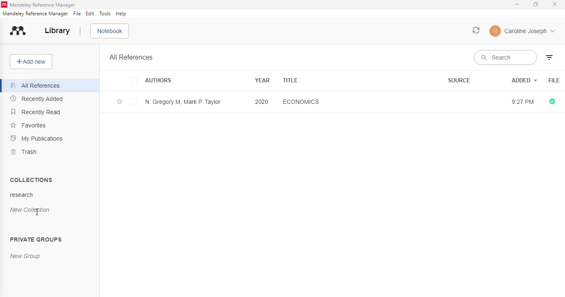  Describe the element at coordinates (552, 102) in the screenshot. I see `all files downloaded` at that location.